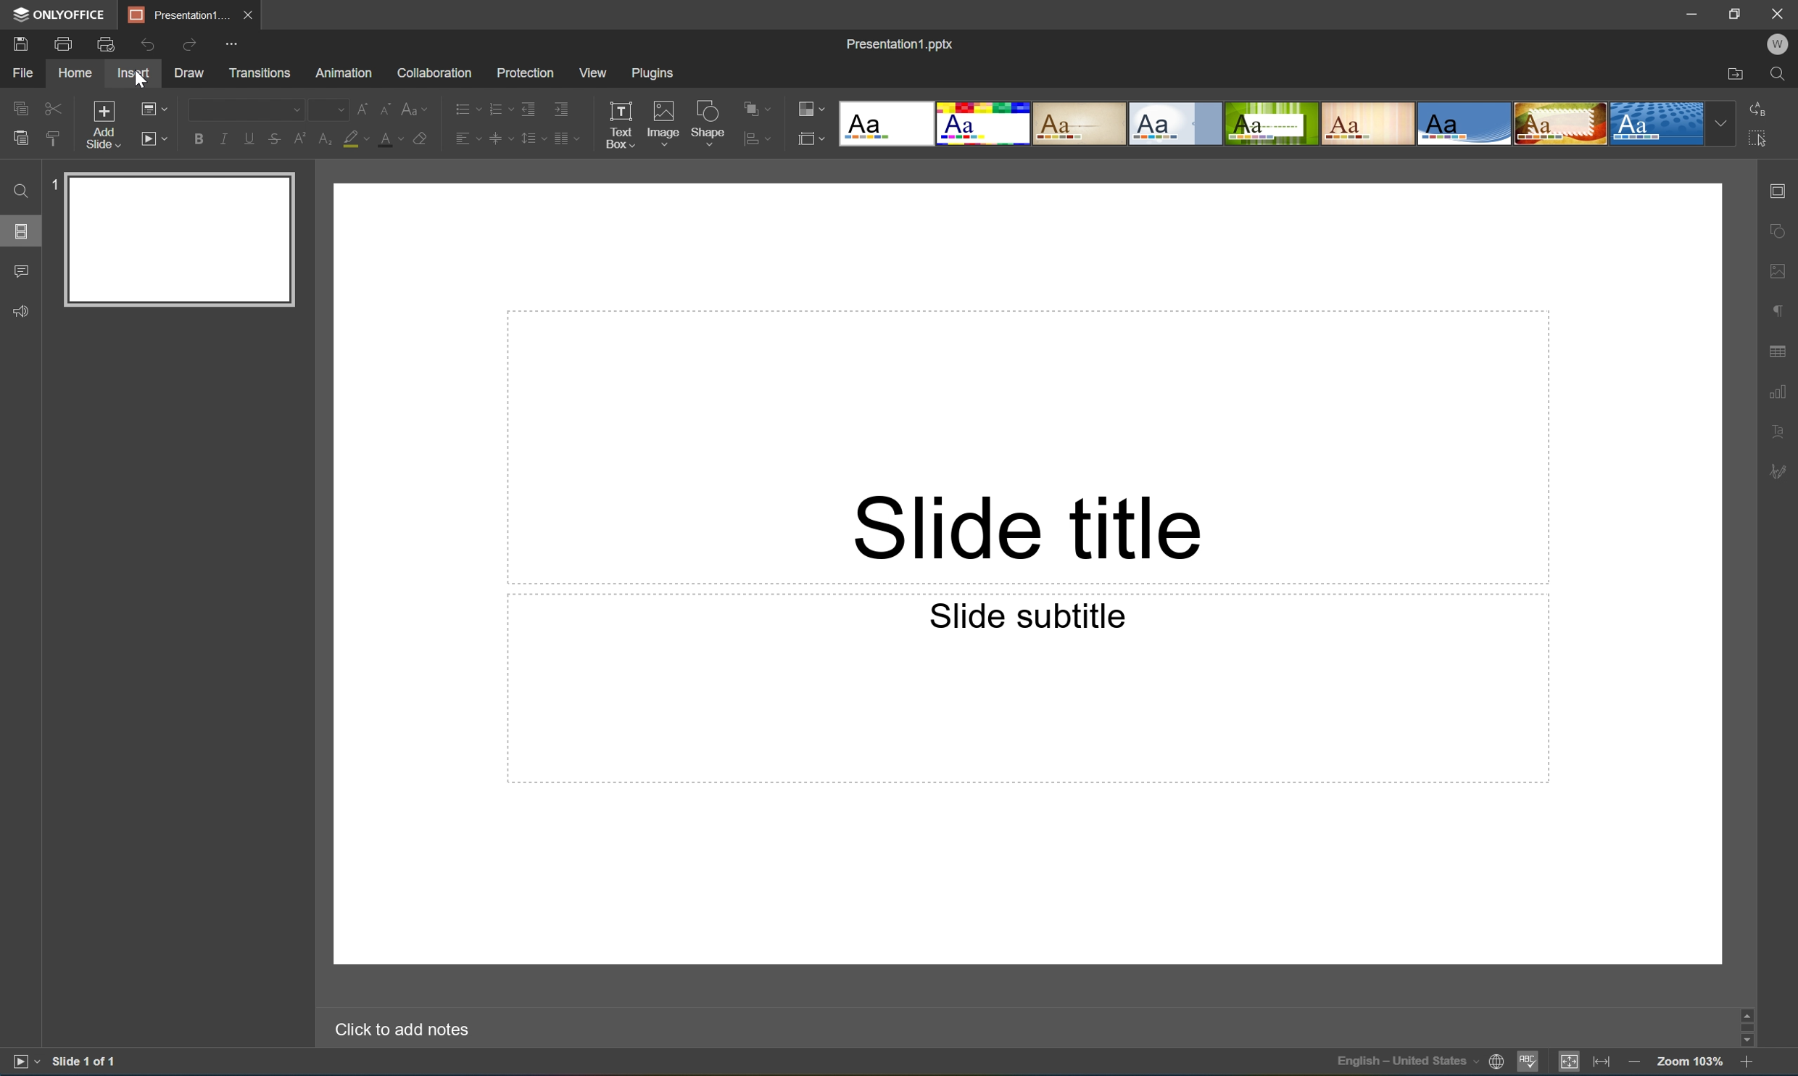 This screenshot has height=1076, width=1798. What do you see at coordinates (1747, 1010) in the screenshot?
I see `Scroll Up` at bounding box center [1747, 1010].